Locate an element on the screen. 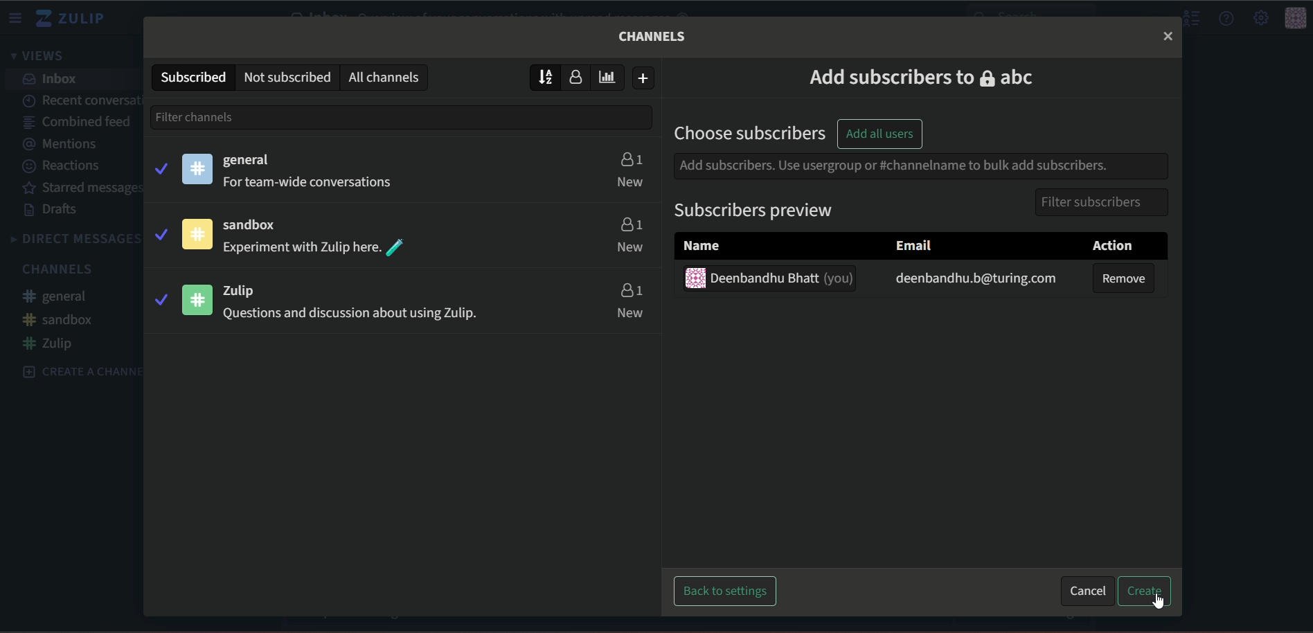 The height and width of the screenshot is (633, 1313). inbox is located at coordinates (52, 79).